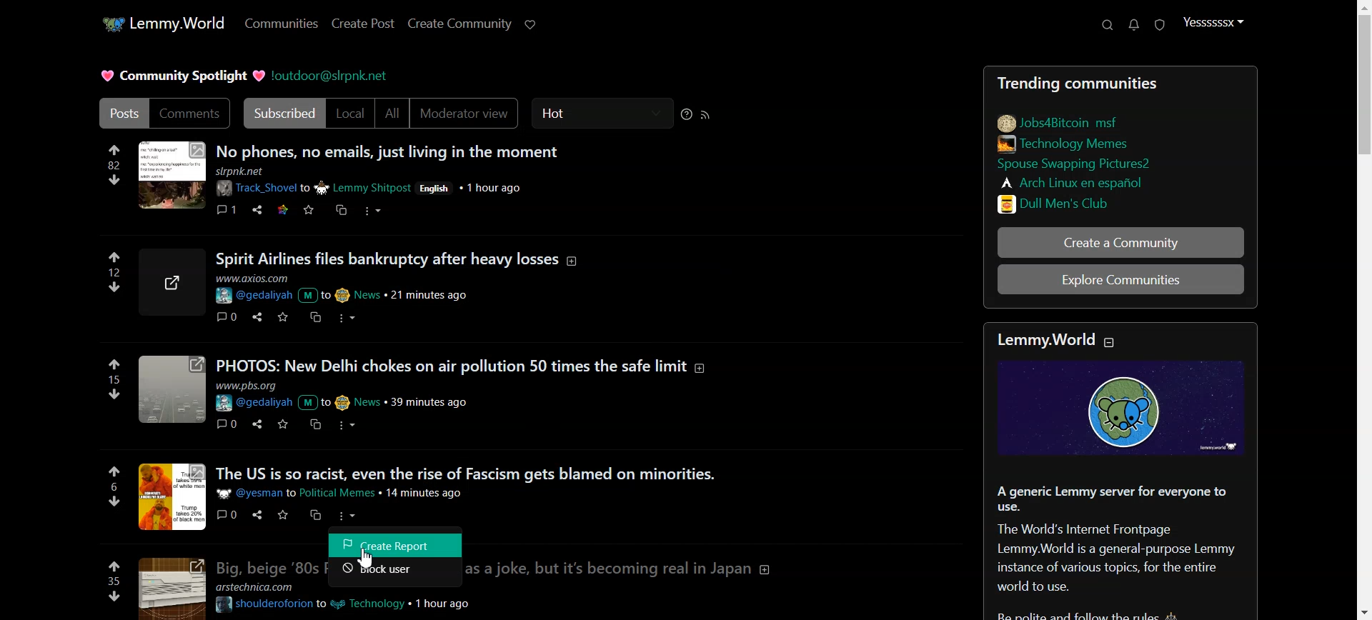  Describe the element at coordinates (228, 514) in the screenshot. I see `comments` at that location.